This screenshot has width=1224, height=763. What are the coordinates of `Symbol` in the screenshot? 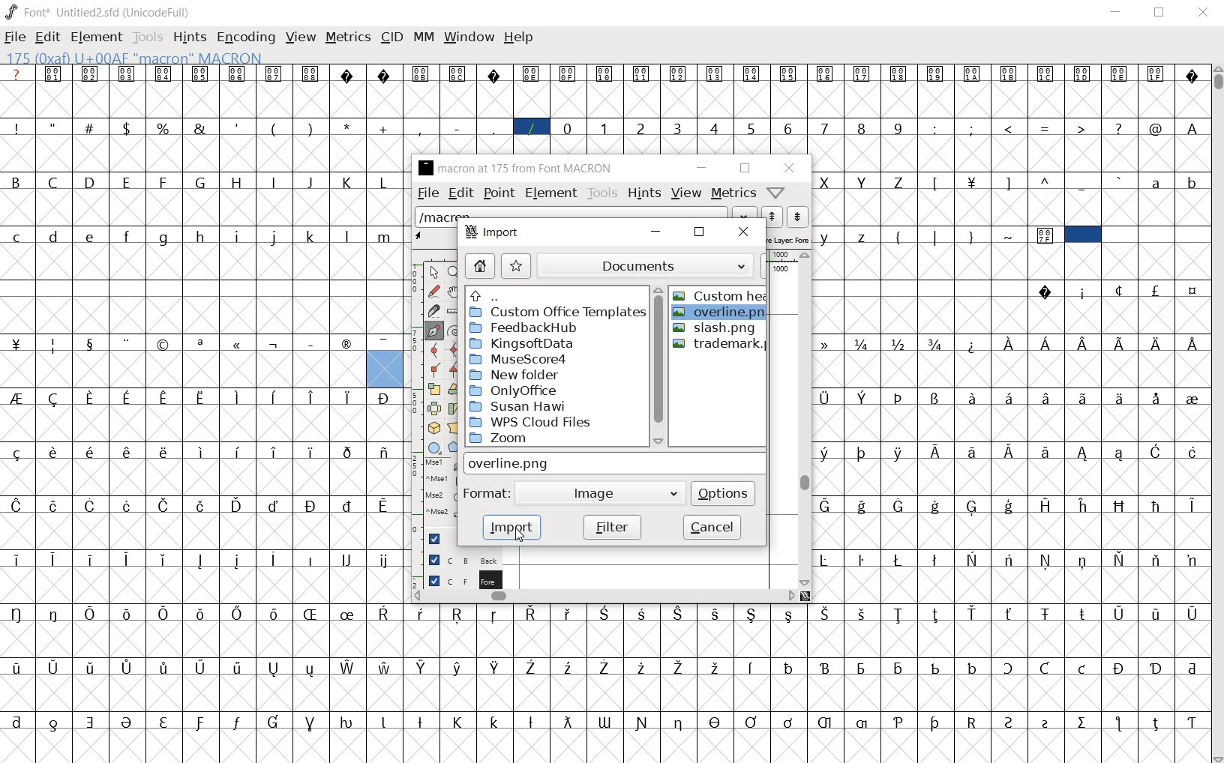 It's located at (55, 720).